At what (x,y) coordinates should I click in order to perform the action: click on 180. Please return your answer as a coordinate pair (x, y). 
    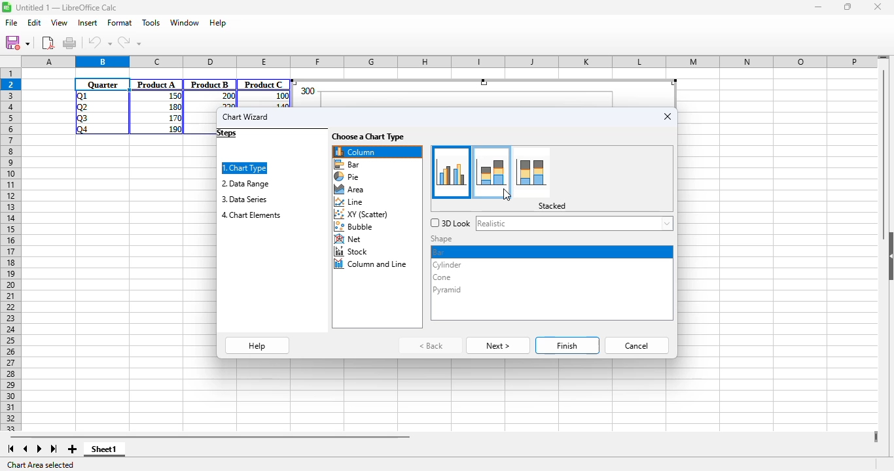
    Looking at the image, I should click on (173, 106).